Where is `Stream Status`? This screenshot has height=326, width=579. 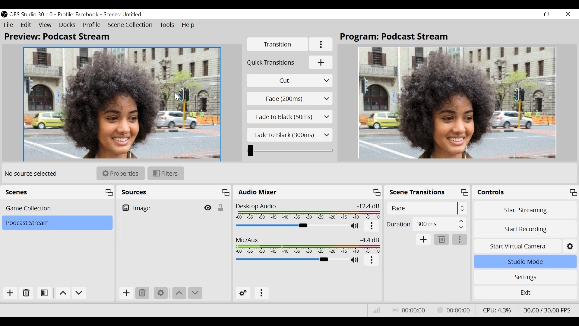
Stream Status is located at coordinates (453, 310).